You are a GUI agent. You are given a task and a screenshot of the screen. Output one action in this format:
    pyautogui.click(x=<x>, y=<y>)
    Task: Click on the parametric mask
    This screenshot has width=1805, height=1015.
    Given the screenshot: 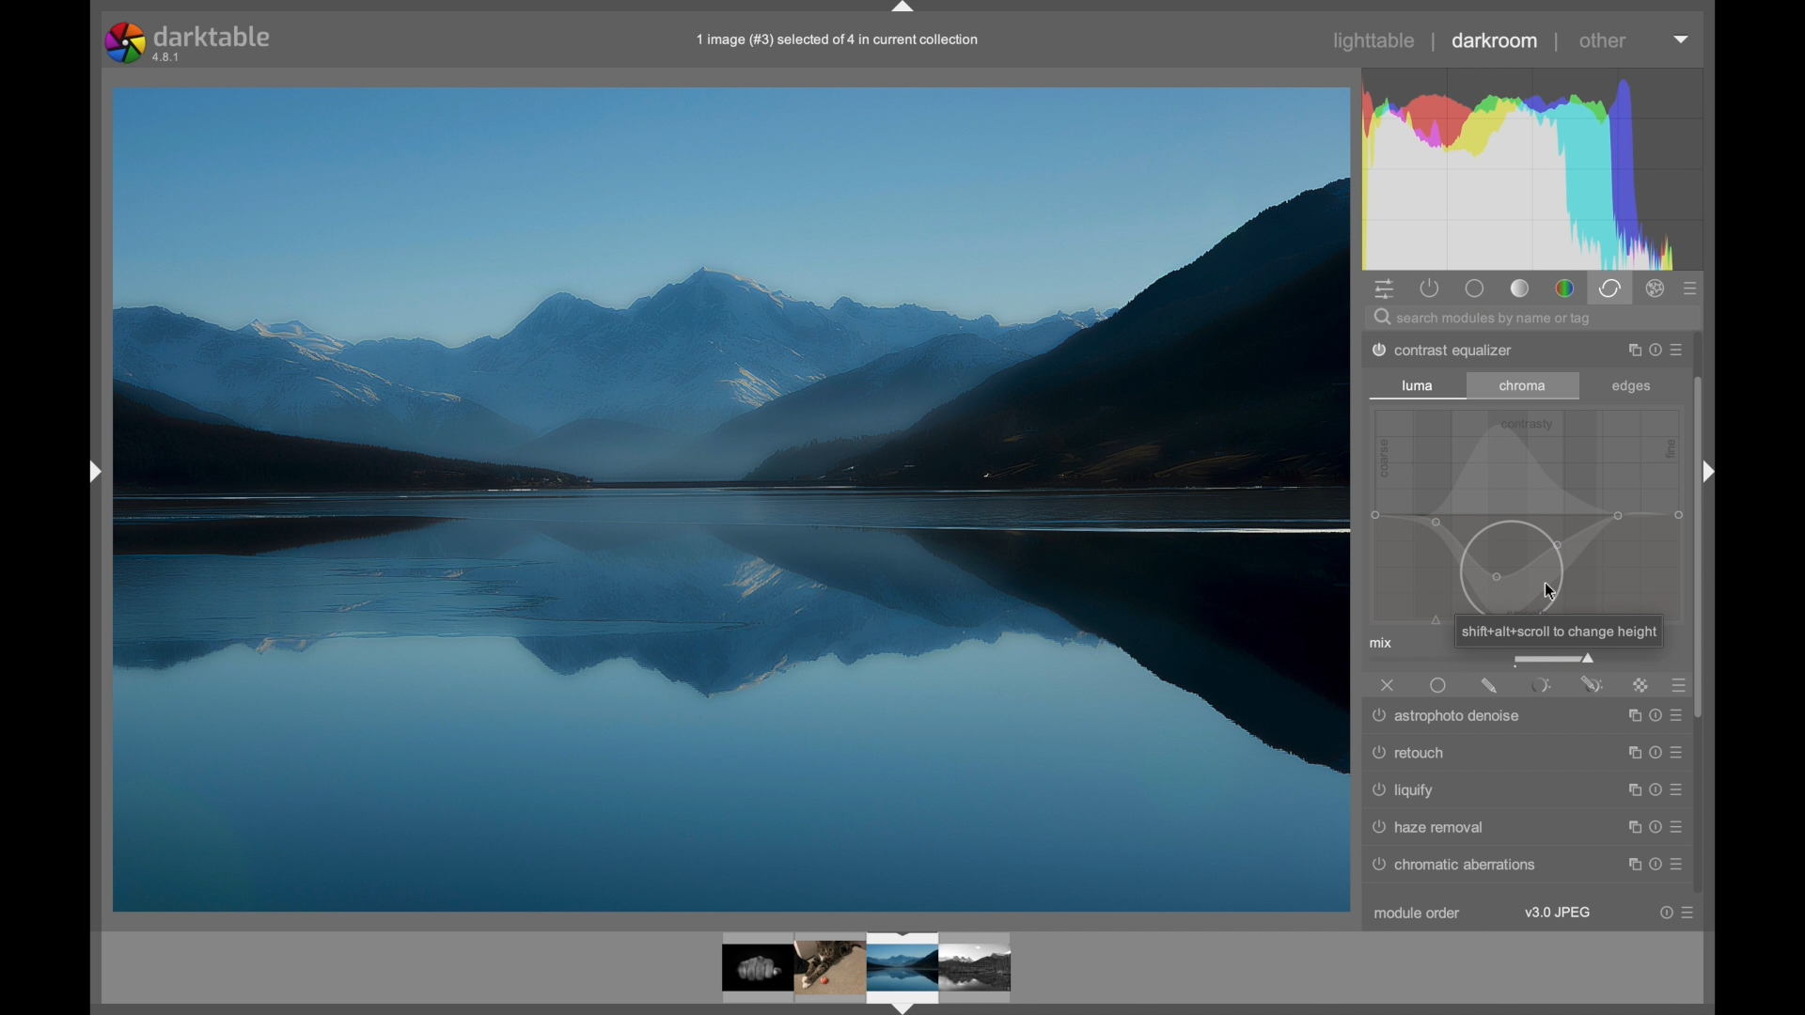 What is the action you would take?
    pyautogui.click(x=1540, y=685)
    